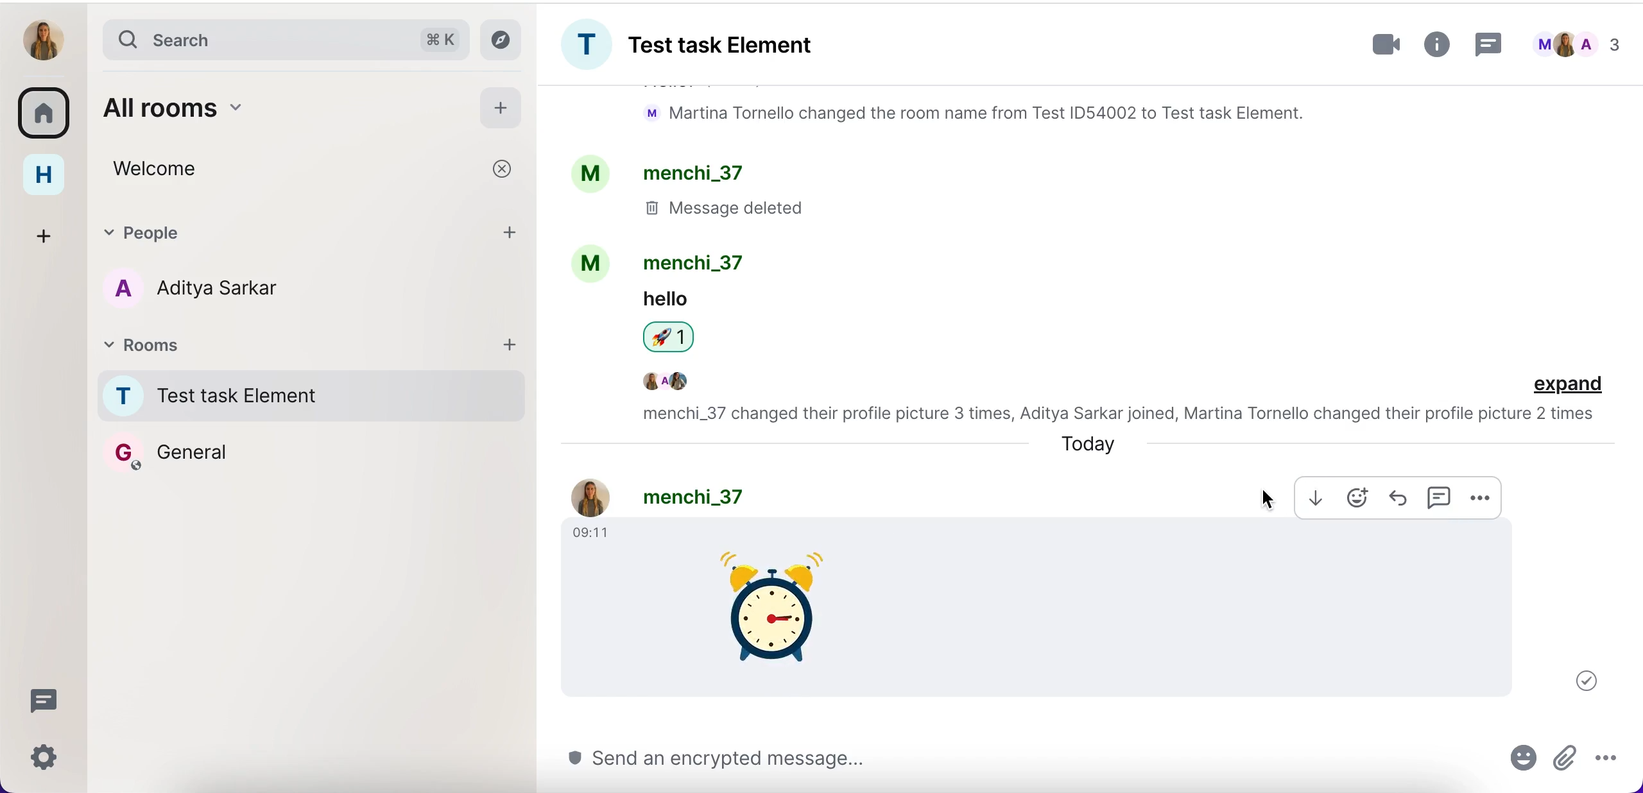 Image resolution: width=1643 pixels, height=793 pixels. Describe the element at coordinates (1038, 608) in the screenshot. I see `sent gif` at that location.